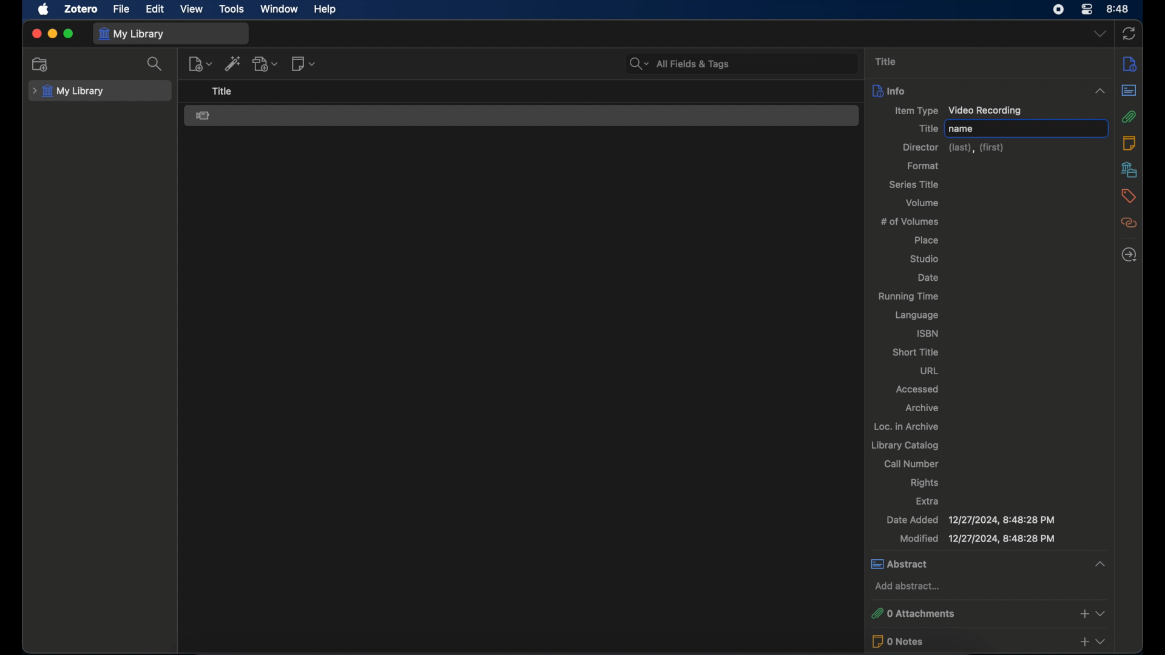  What do you see at coordinates (968, 641) in the screenshot?
I see `0 notes` at bounding box center [968, 641].